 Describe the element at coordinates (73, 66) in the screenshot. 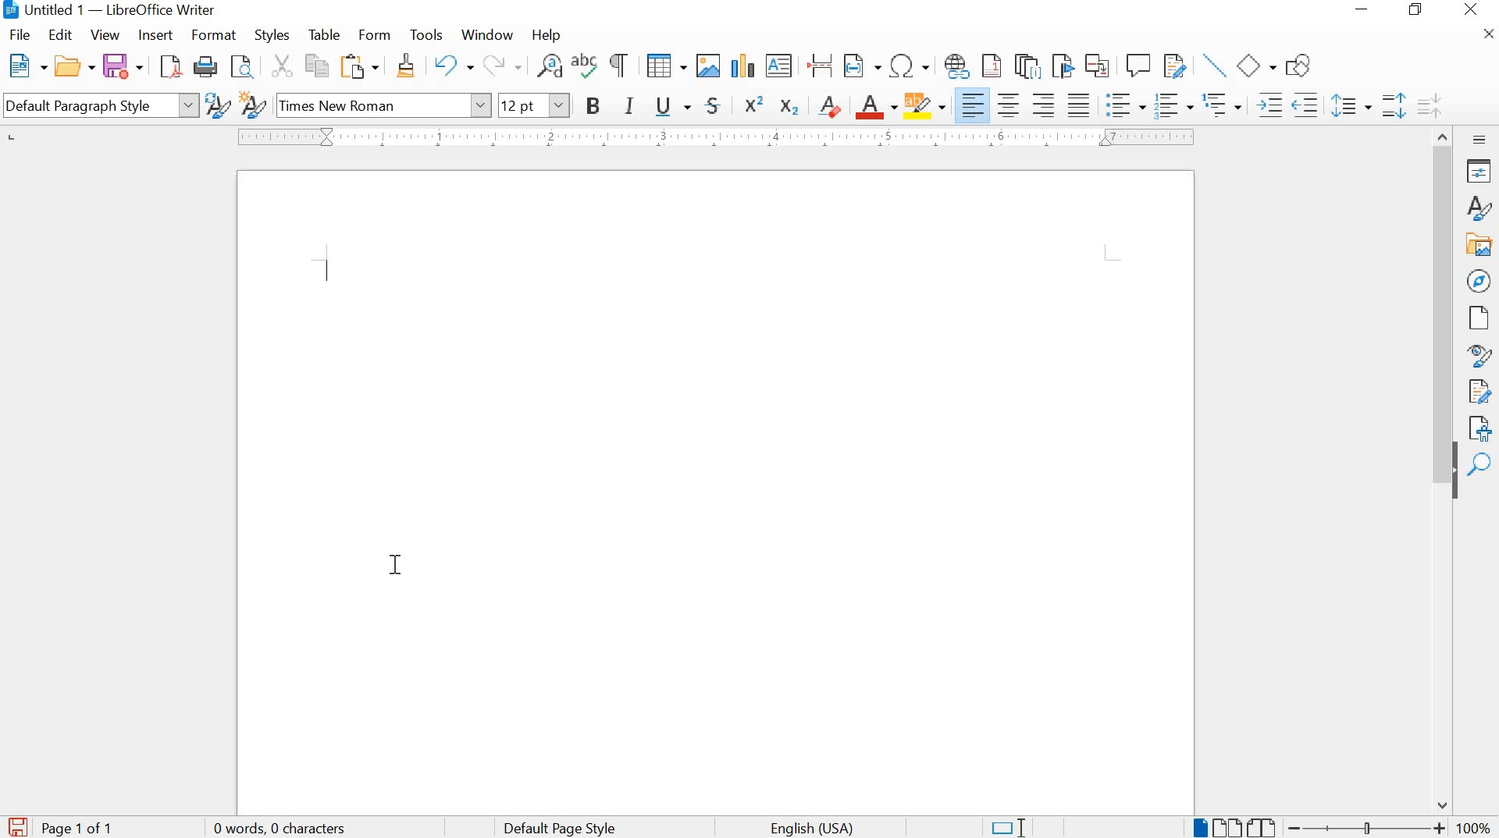

I see `OPEN` at that location.